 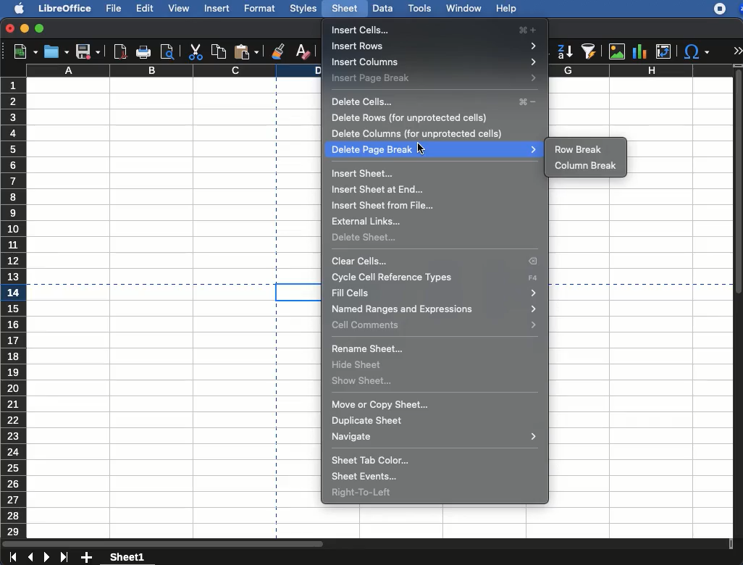 I want to click on pivot table, so click(x=666, y=50).